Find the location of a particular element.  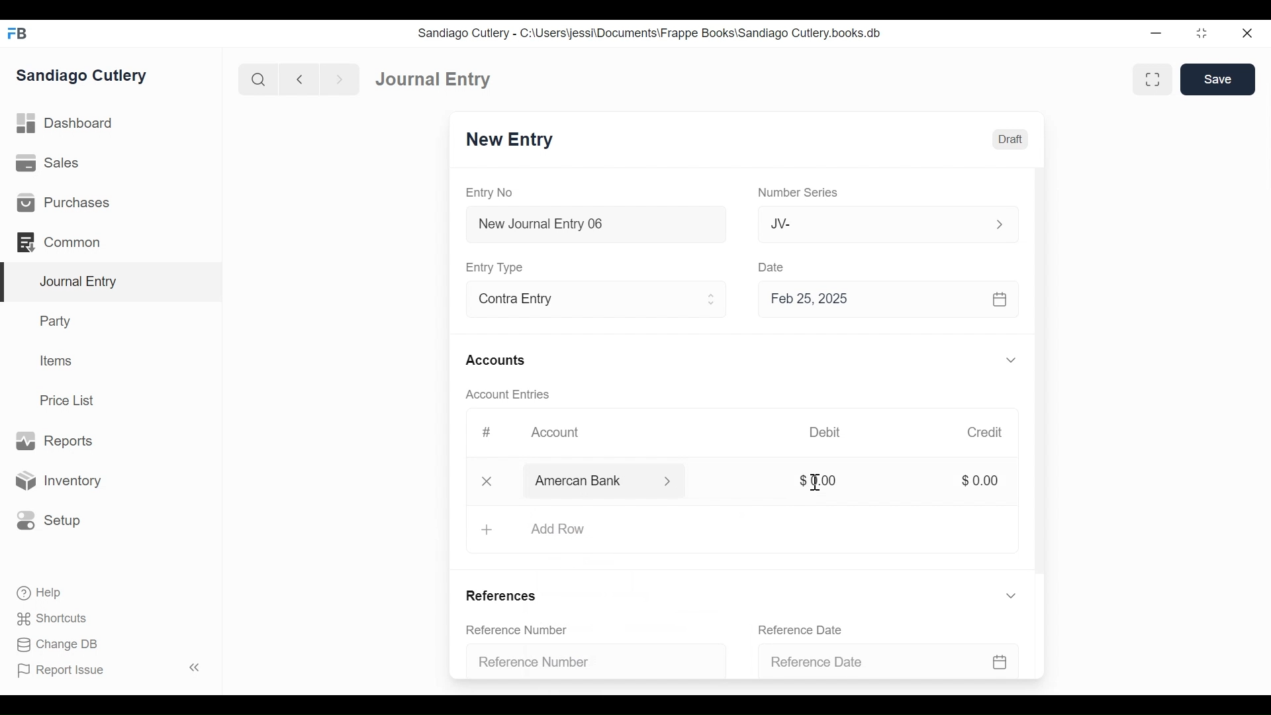

New Entry is located at coordinates (510, 140).